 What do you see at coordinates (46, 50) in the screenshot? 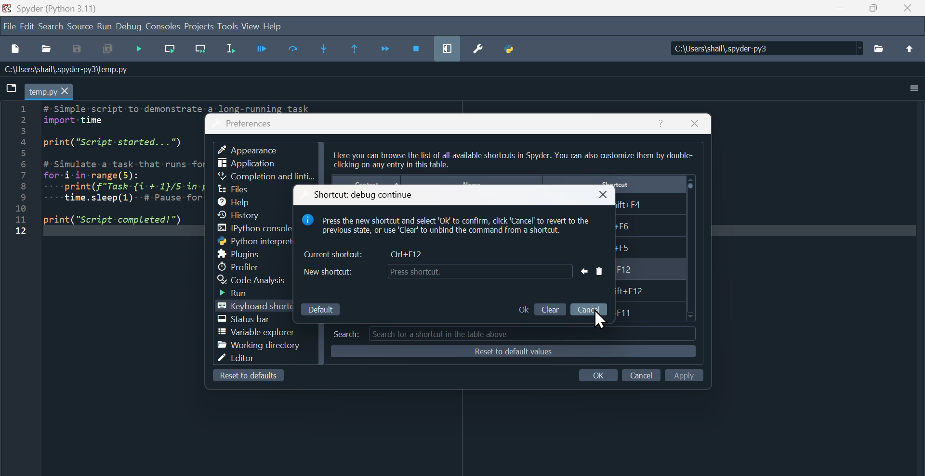
I see `Open file` at bounding box center [46, 50].